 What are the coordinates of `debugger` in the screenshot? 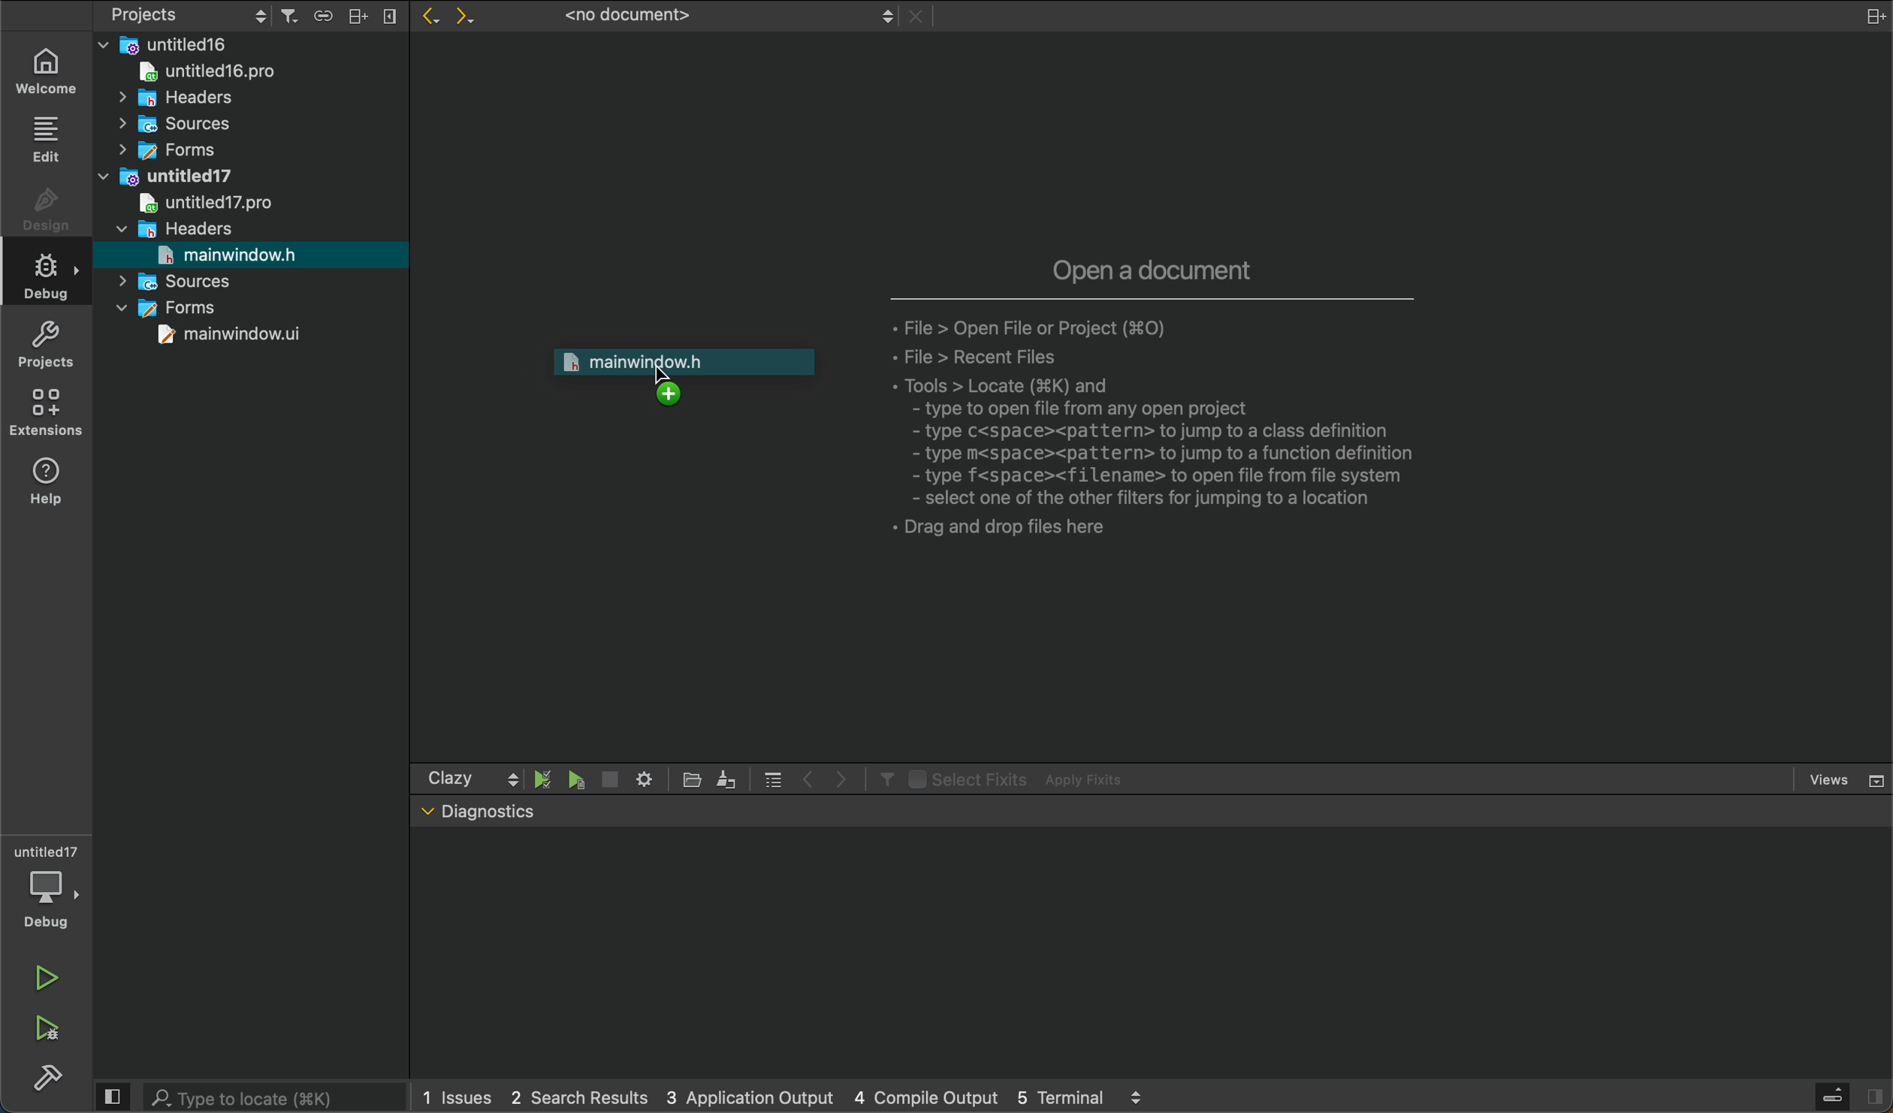 It's located at (44, 888).